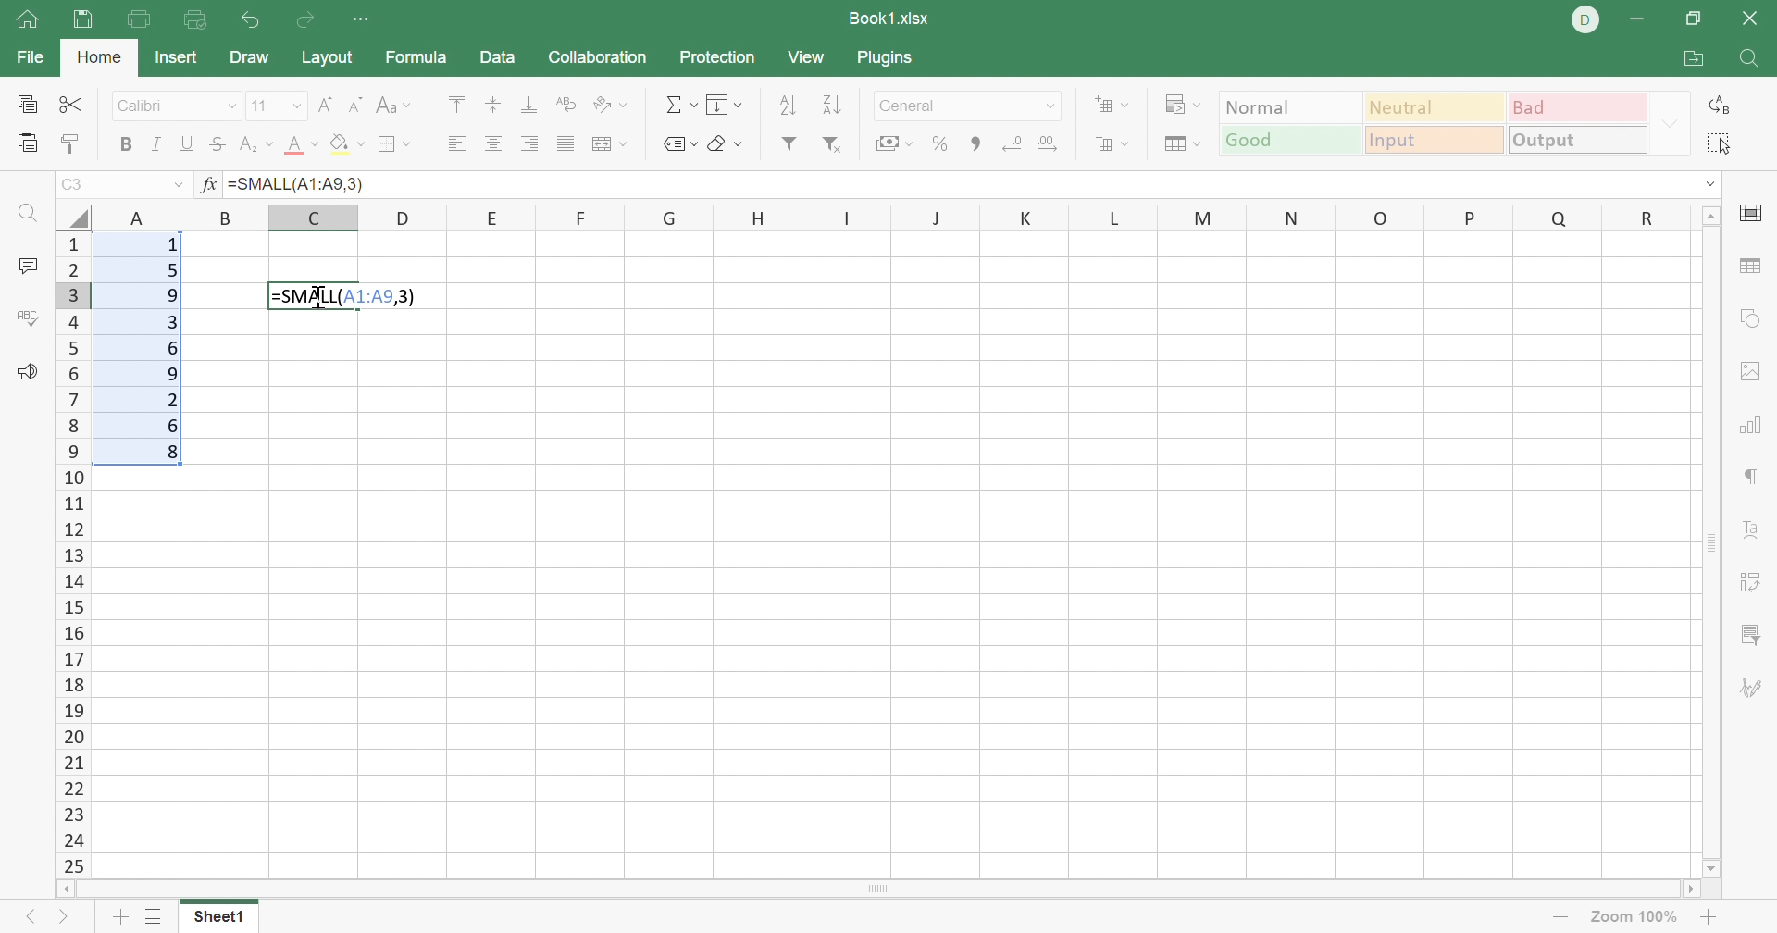  Describe the element at coordinates (1436, 108) in the screenshot. I see `Neutral` at that location.